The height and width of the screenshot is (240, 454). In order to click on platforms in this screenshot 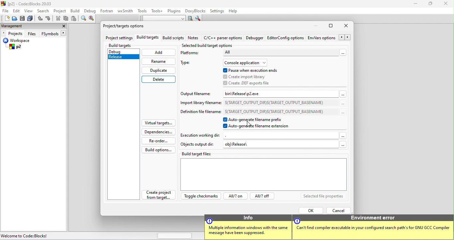, I will do `click(194, 54)`.